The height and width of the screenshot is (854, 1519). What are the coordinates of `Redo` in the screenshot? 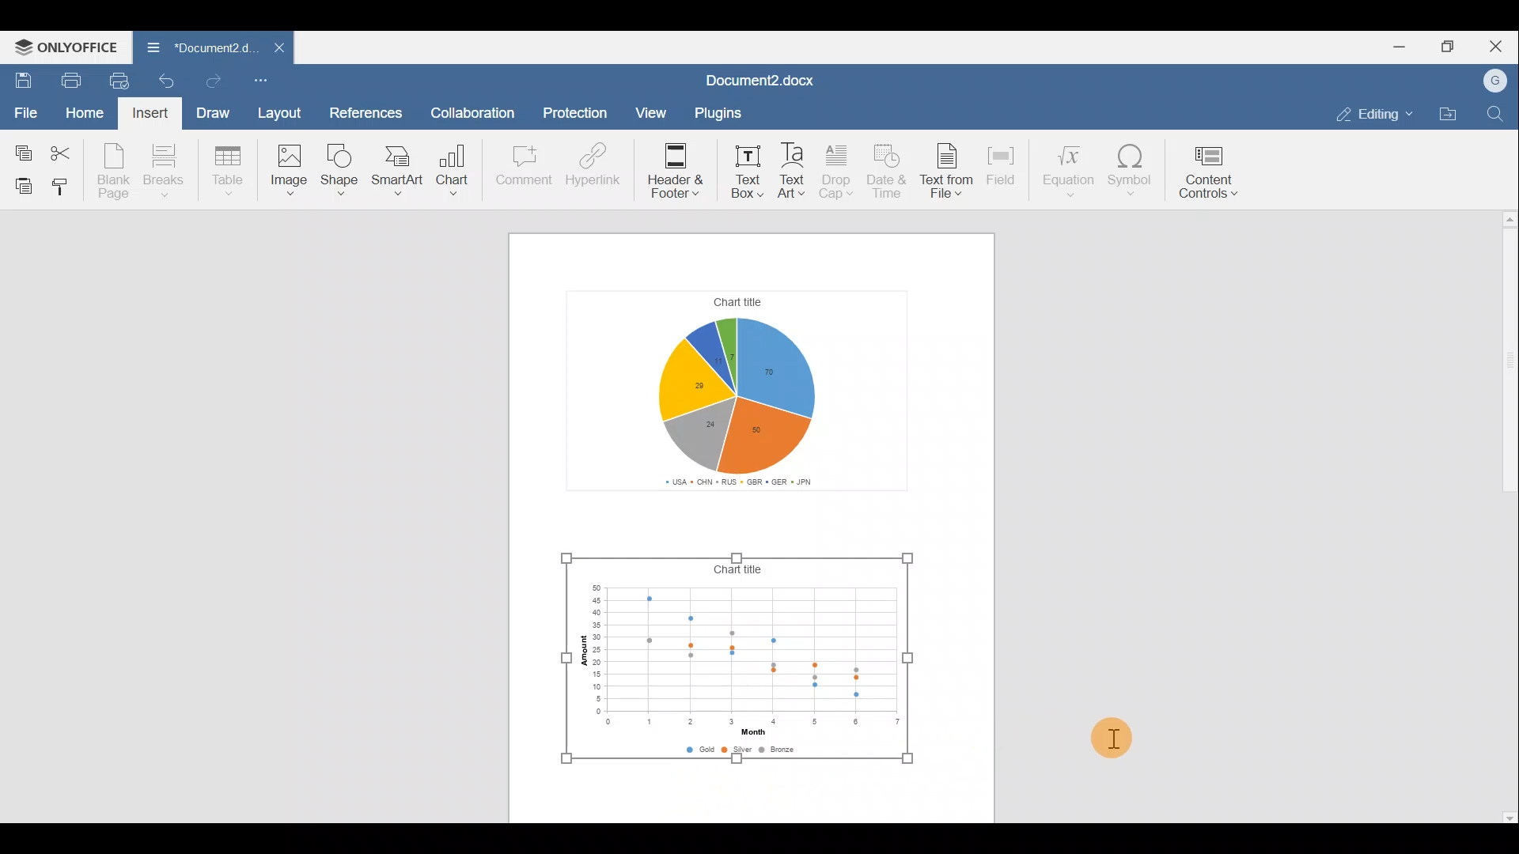 It's located at (217, 81).